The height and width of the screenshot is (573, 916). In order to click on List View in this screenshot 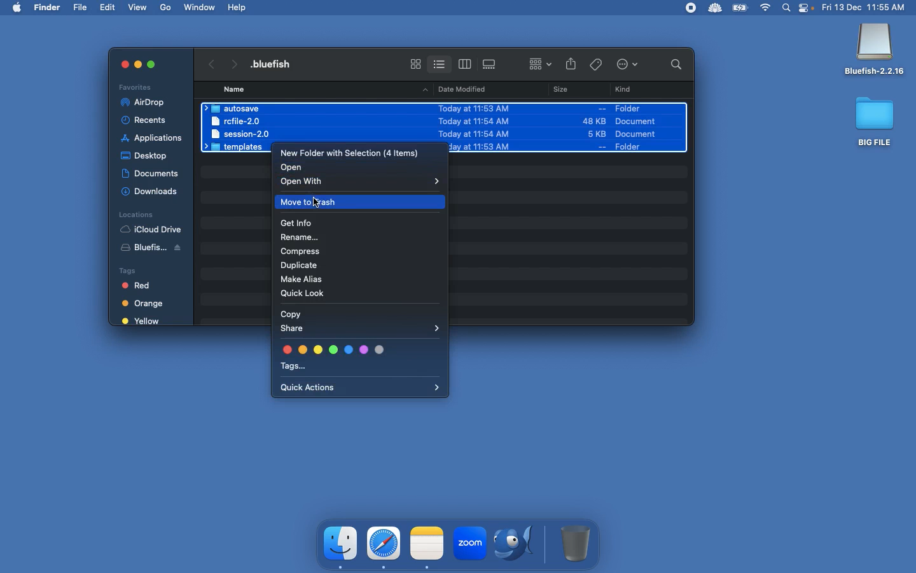, I will do `click(439, 62)`.